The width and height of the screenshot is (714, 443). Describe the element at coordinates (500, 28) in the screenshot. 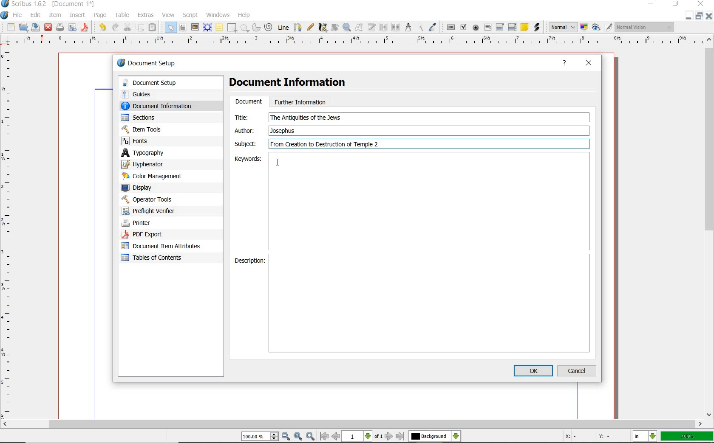

I see `pdf combo box` at that location.